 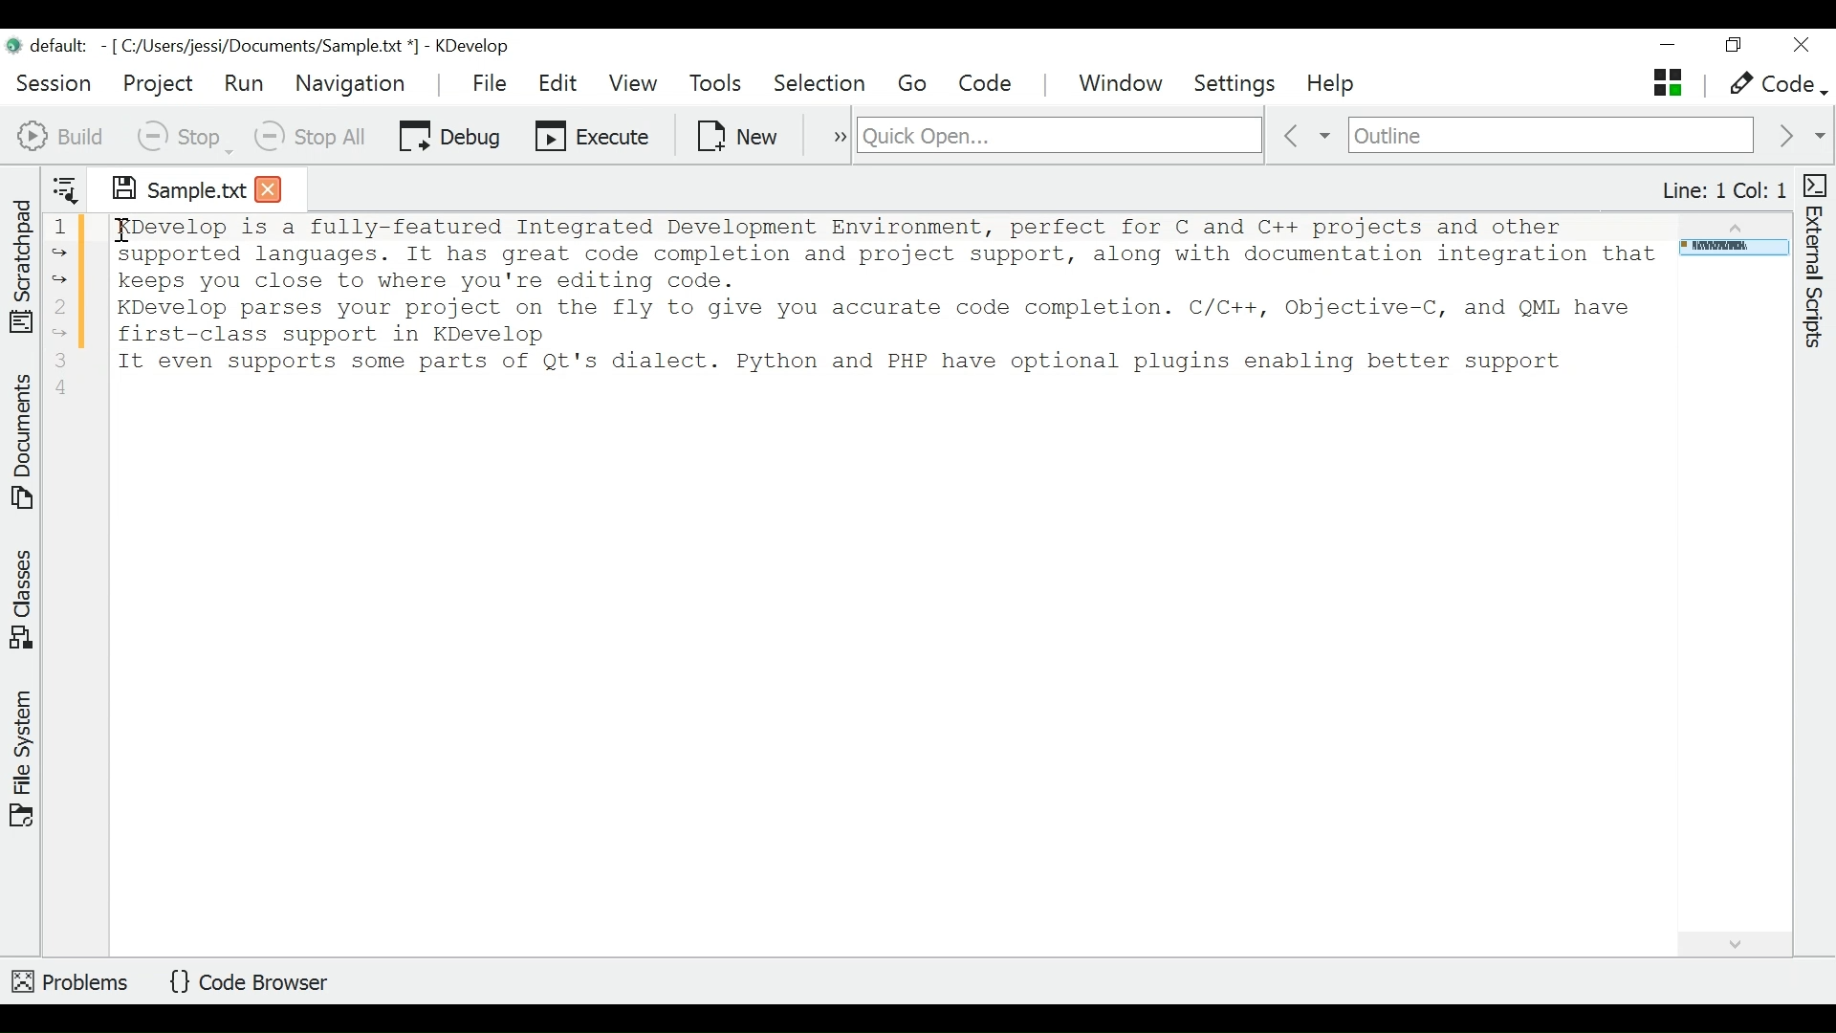 What do you see at coordinates (739, 134) in the screenshot?
I see `New` at bounding box center [739, 134].